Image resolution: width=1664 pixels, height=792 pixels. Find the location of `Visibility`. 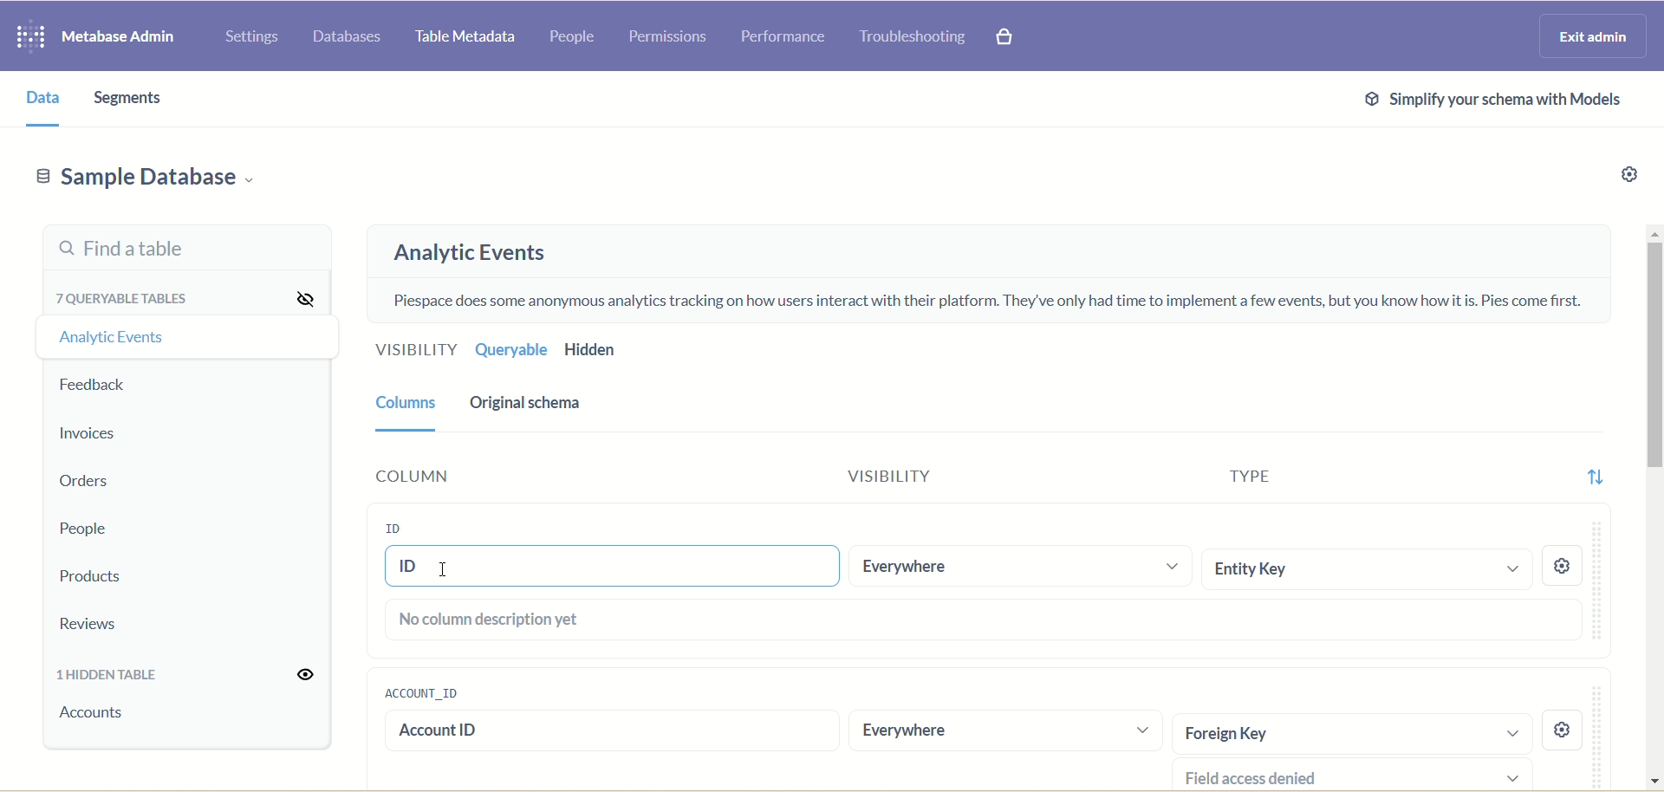

Visibility is located at coordinates (408, 352).